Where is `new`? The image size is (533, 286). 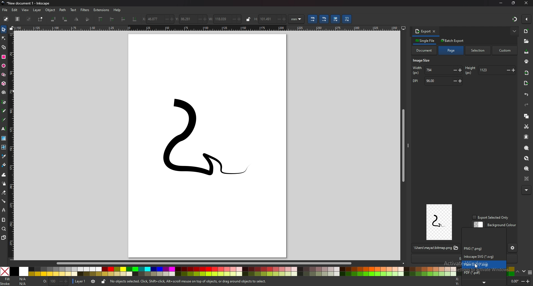 new is located at coordinates (527, 31).